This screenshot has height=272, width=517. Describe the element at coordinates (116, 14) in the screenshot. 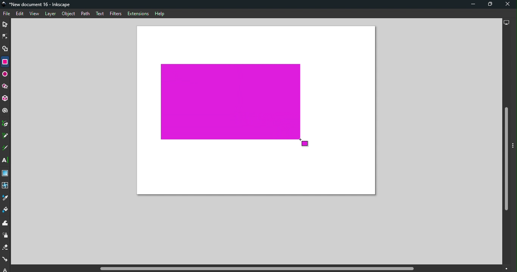

I see `Filters` at that location.